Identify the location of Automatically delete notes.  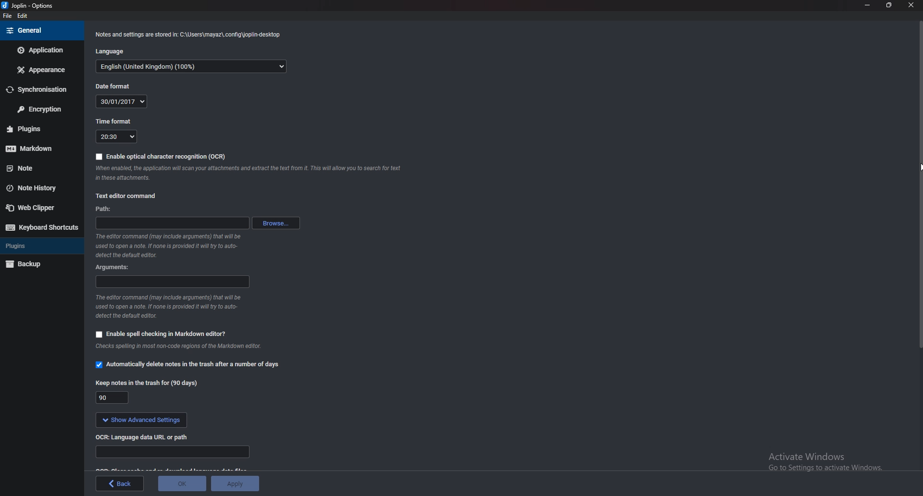
(188, 364).